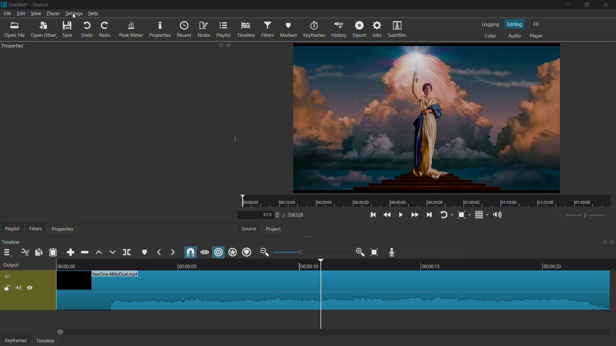 The image size is (616, 346). What do you see at coordinates (218, 252) in the screenshot?
I see `ripple` at bounding box center [218, 252].